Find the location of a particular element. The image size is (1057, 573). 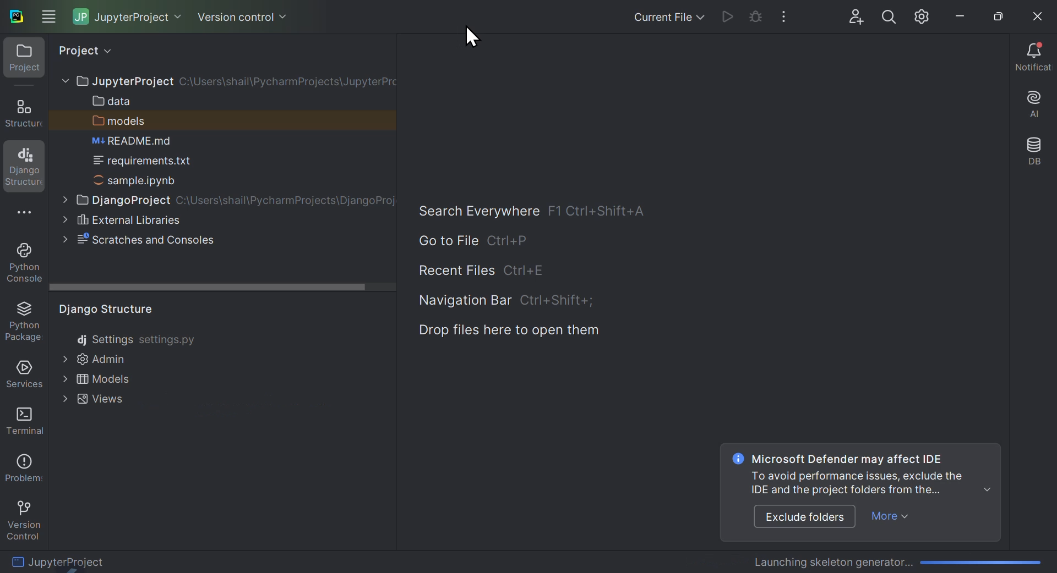

Views is located at coordinates (90, 404).